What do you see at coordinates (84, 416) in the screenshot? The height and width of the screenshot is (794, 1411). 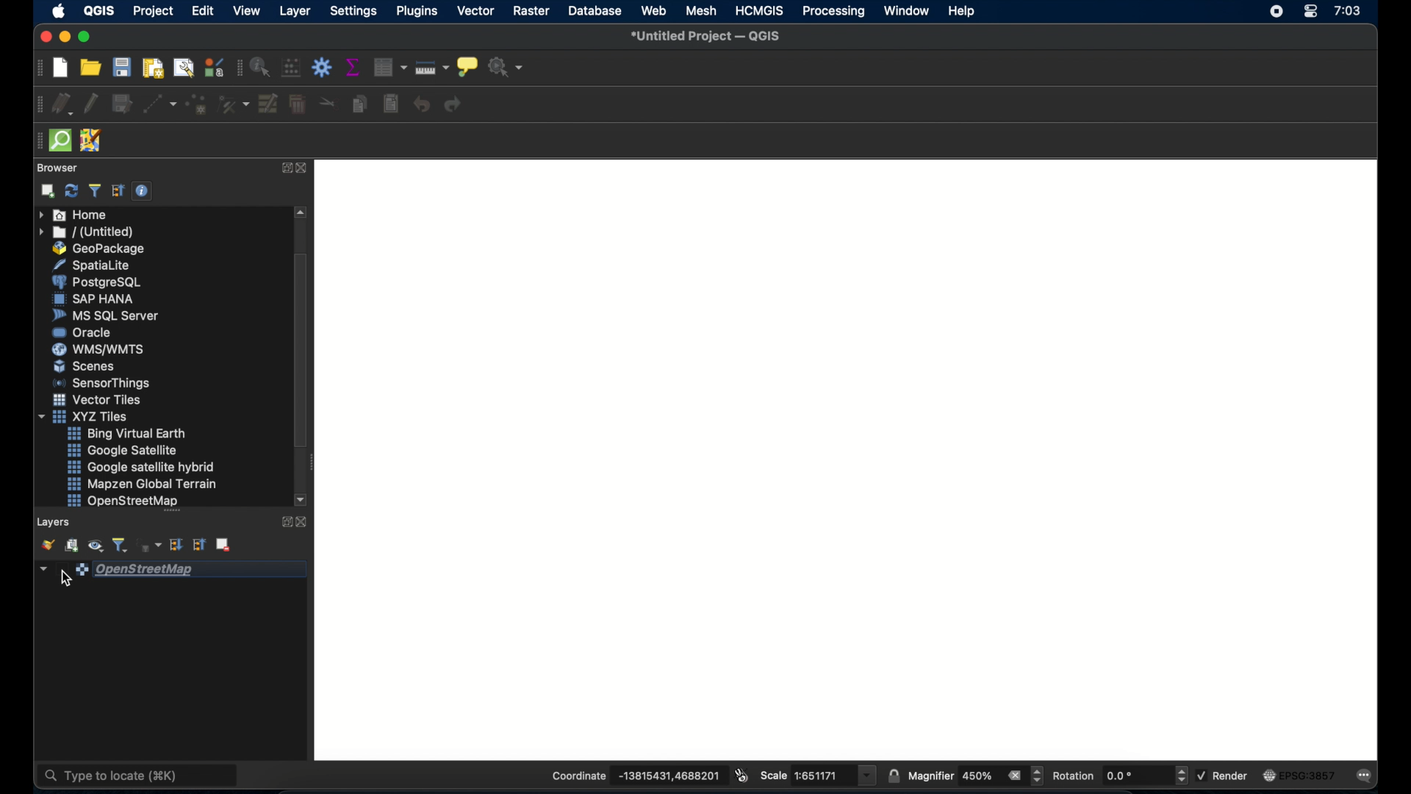 I see `xyzzy tiles` at bounding box center [84, 416].